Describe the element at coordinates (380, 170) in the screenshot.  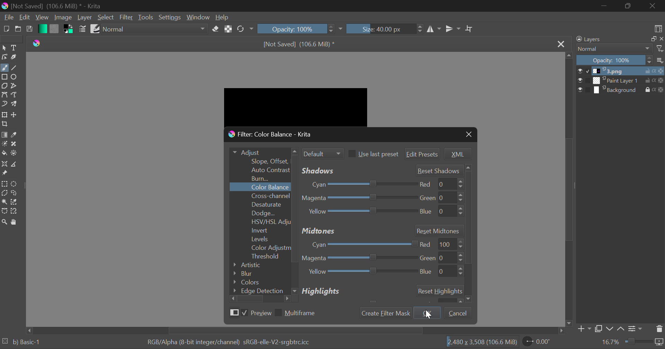
I see `Shadows' Adjustment Sliders` at that location.